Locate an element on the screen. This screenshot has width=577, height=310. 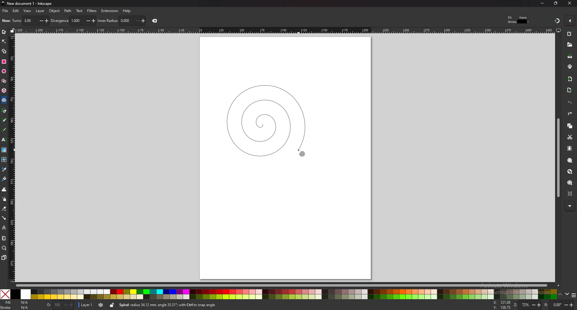
redo is located at coordinates (570, 114).